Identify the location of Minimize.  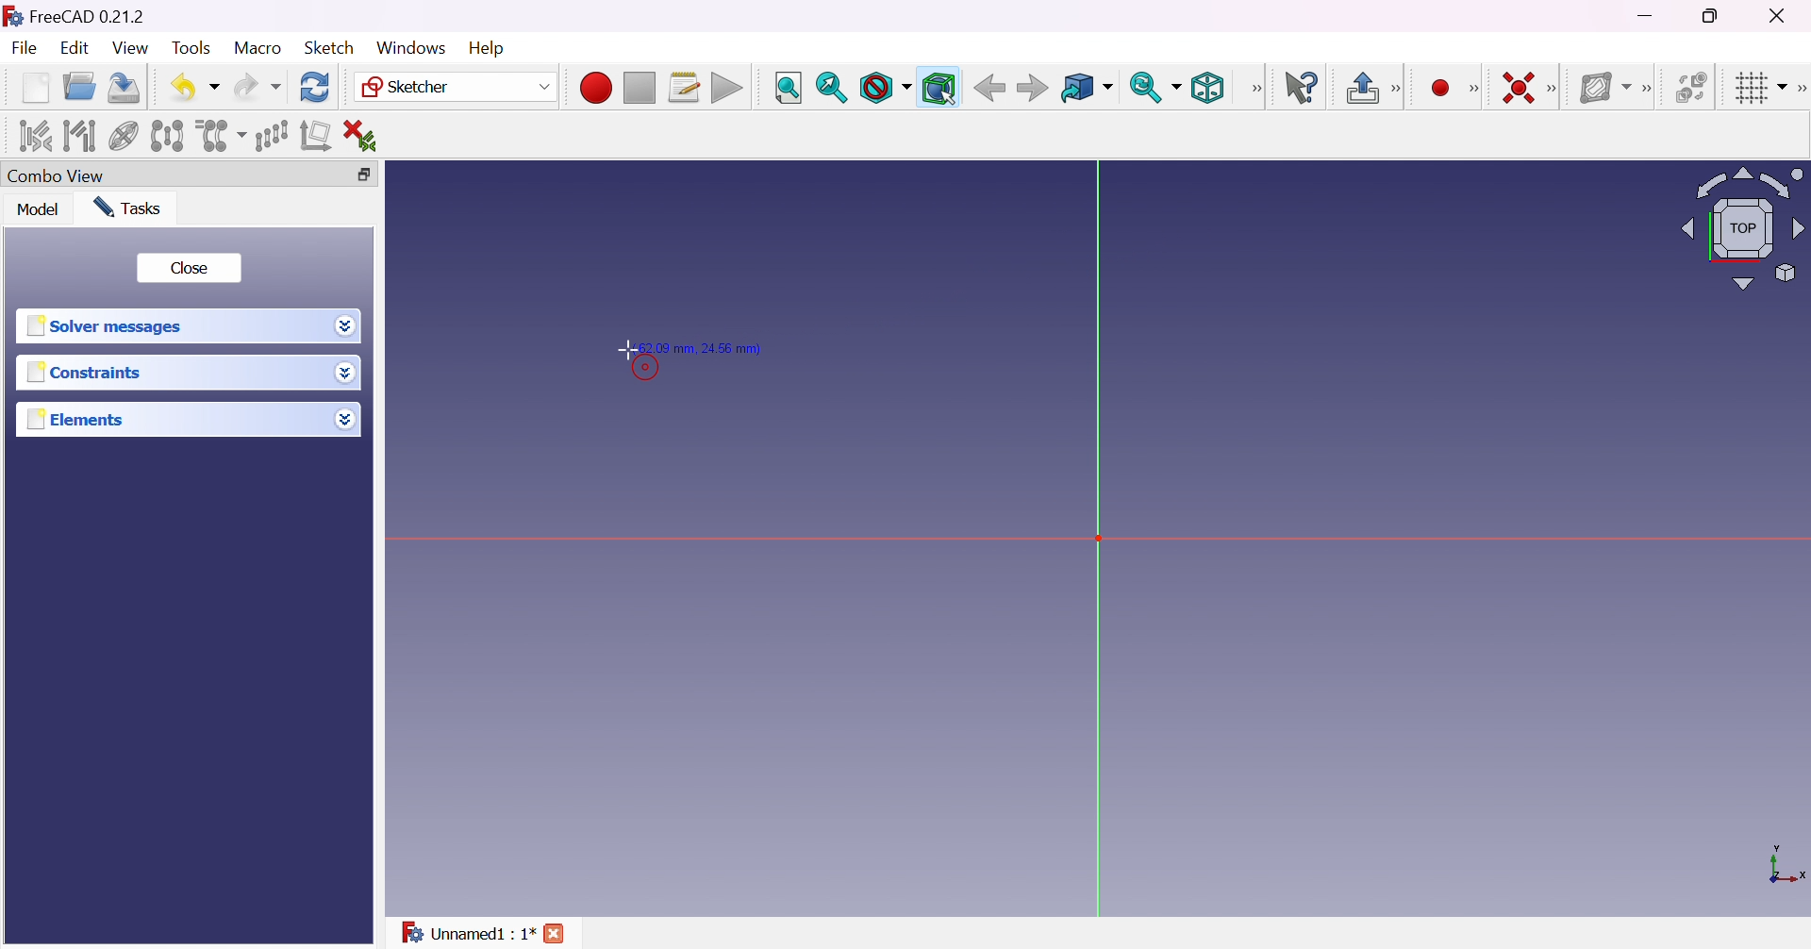
(1650, 16).